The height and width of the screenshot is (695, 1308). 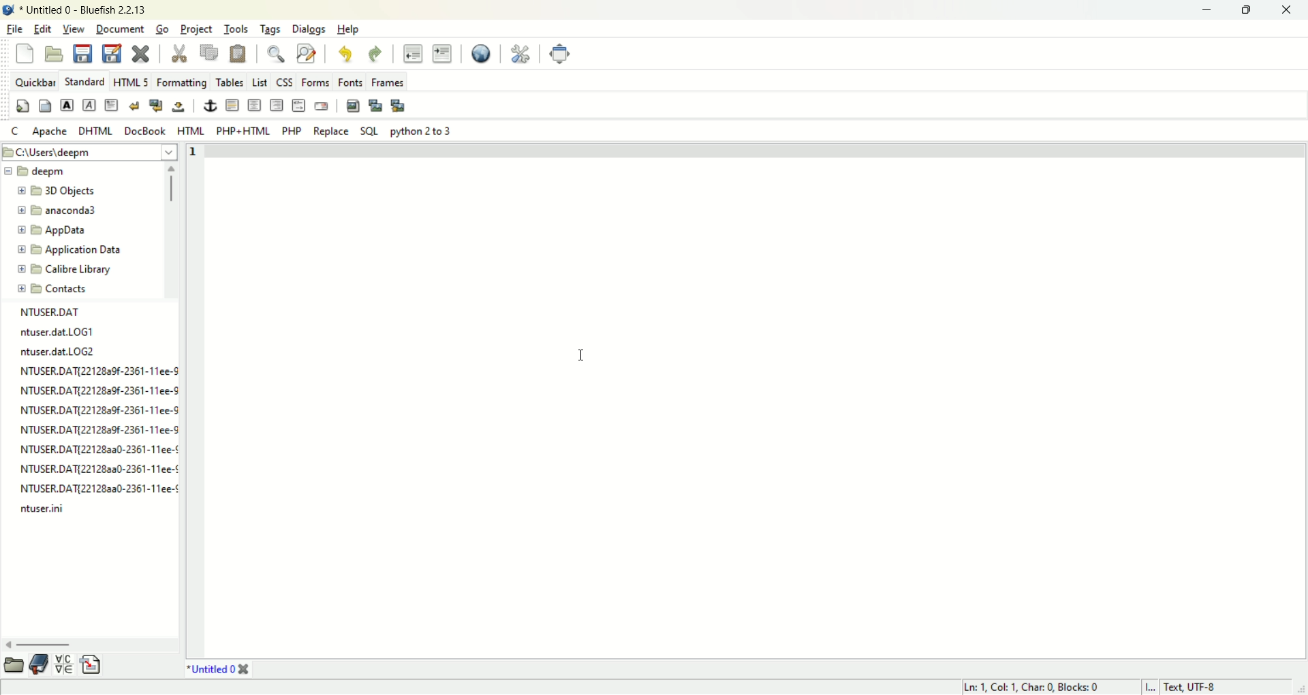 I want to click on cut, so click(x=178, y=54).